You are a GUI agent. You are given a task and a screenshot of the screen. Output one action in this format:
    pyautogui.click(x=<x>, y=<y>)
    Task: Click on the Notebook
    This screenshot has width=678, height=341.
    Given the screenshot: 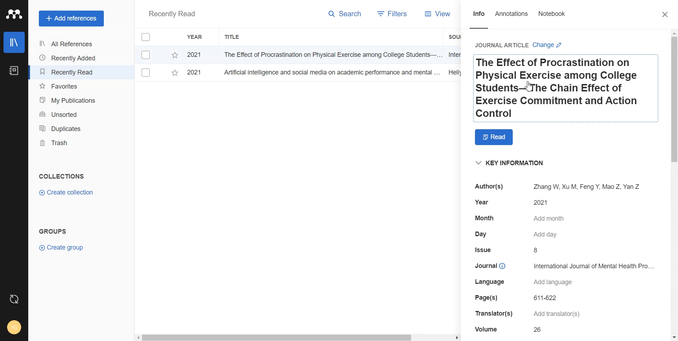 What is the action you would take?
    pyautogui.click(x=13, y=71)
    